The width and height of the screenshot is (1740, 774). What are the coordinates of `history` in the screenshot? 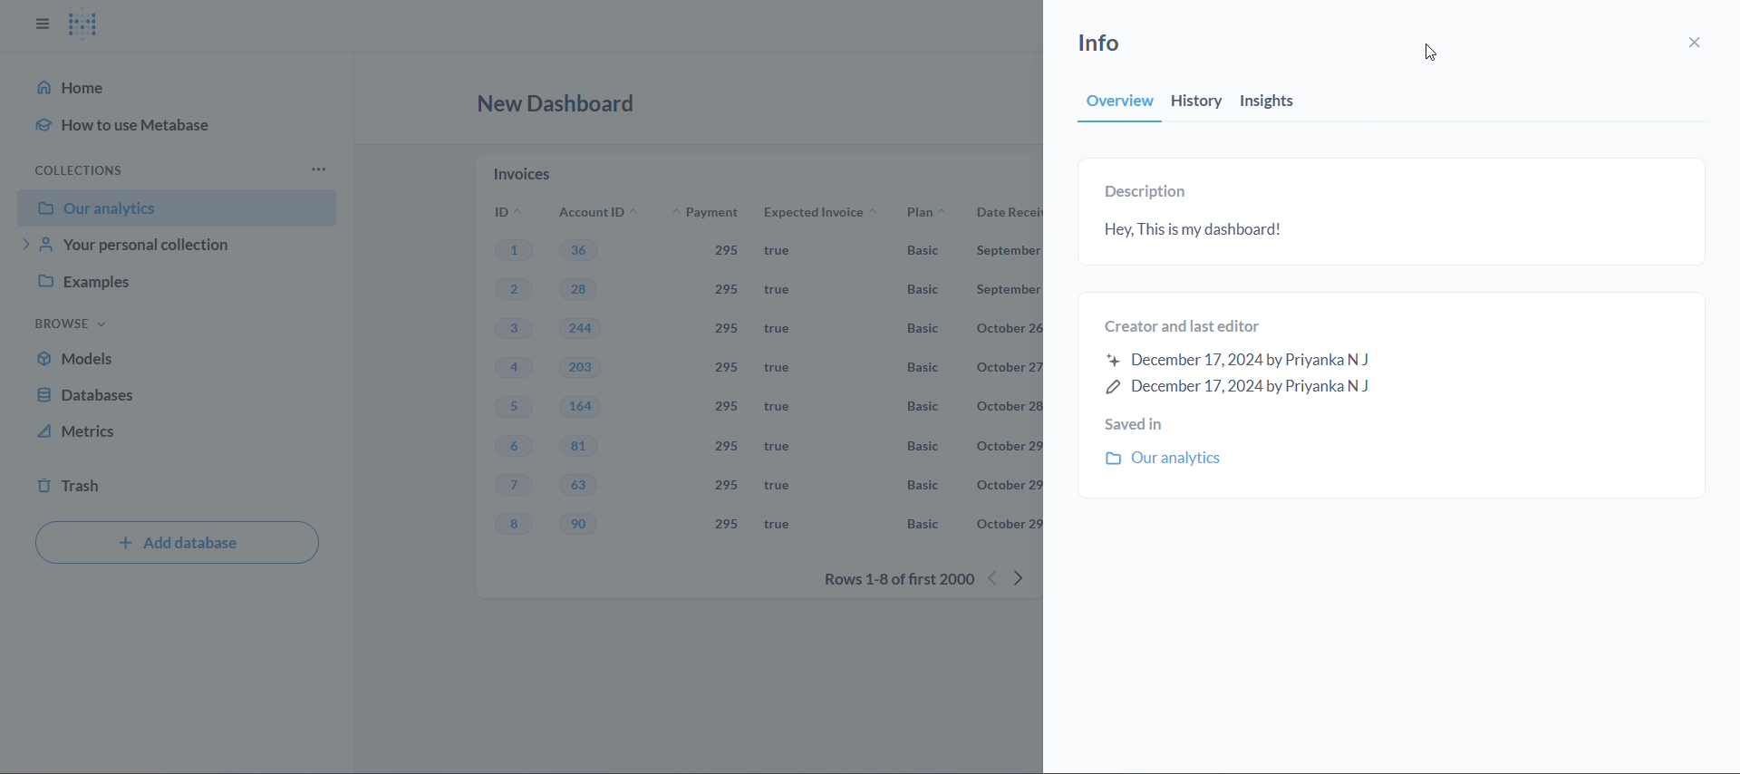 It's located at (1199, 103).